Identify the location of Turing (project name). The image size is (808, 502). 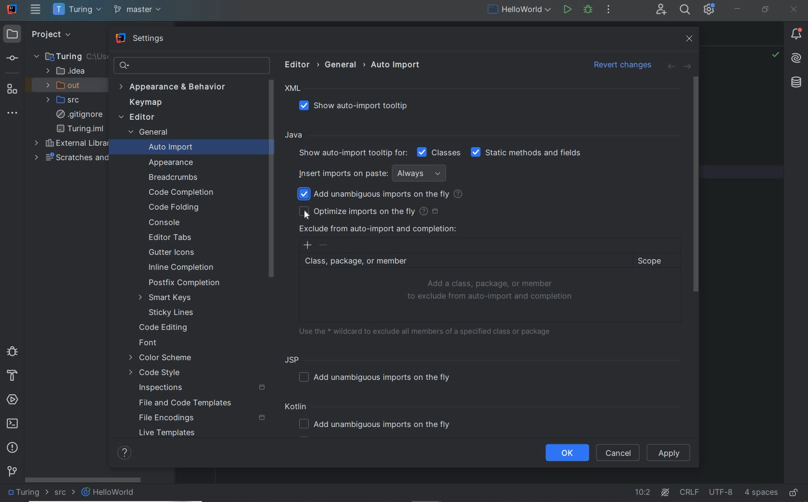
(28, 494).